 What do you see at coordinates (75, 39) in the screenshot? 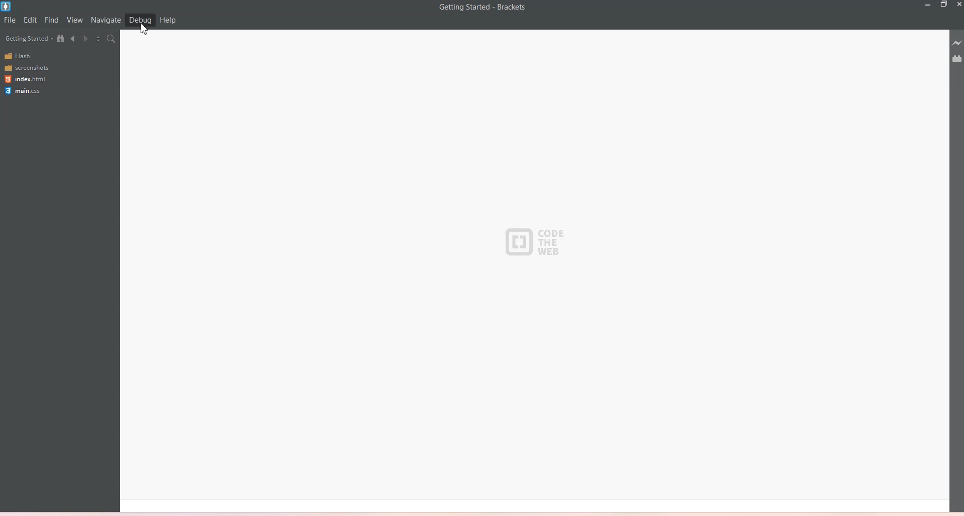
I see `Navigate Backwards` at bounding box center [75, 39].